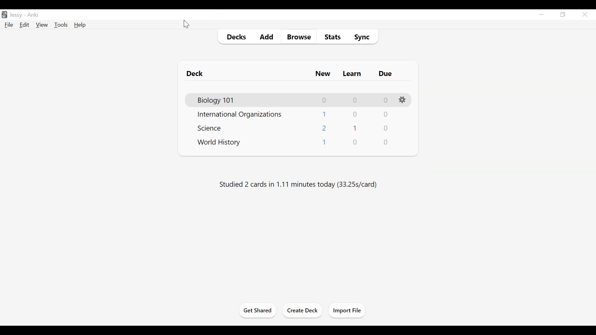  Describe the element at coordinates (352, 74) in the screenshot. I see `Learn Cards` at that location.